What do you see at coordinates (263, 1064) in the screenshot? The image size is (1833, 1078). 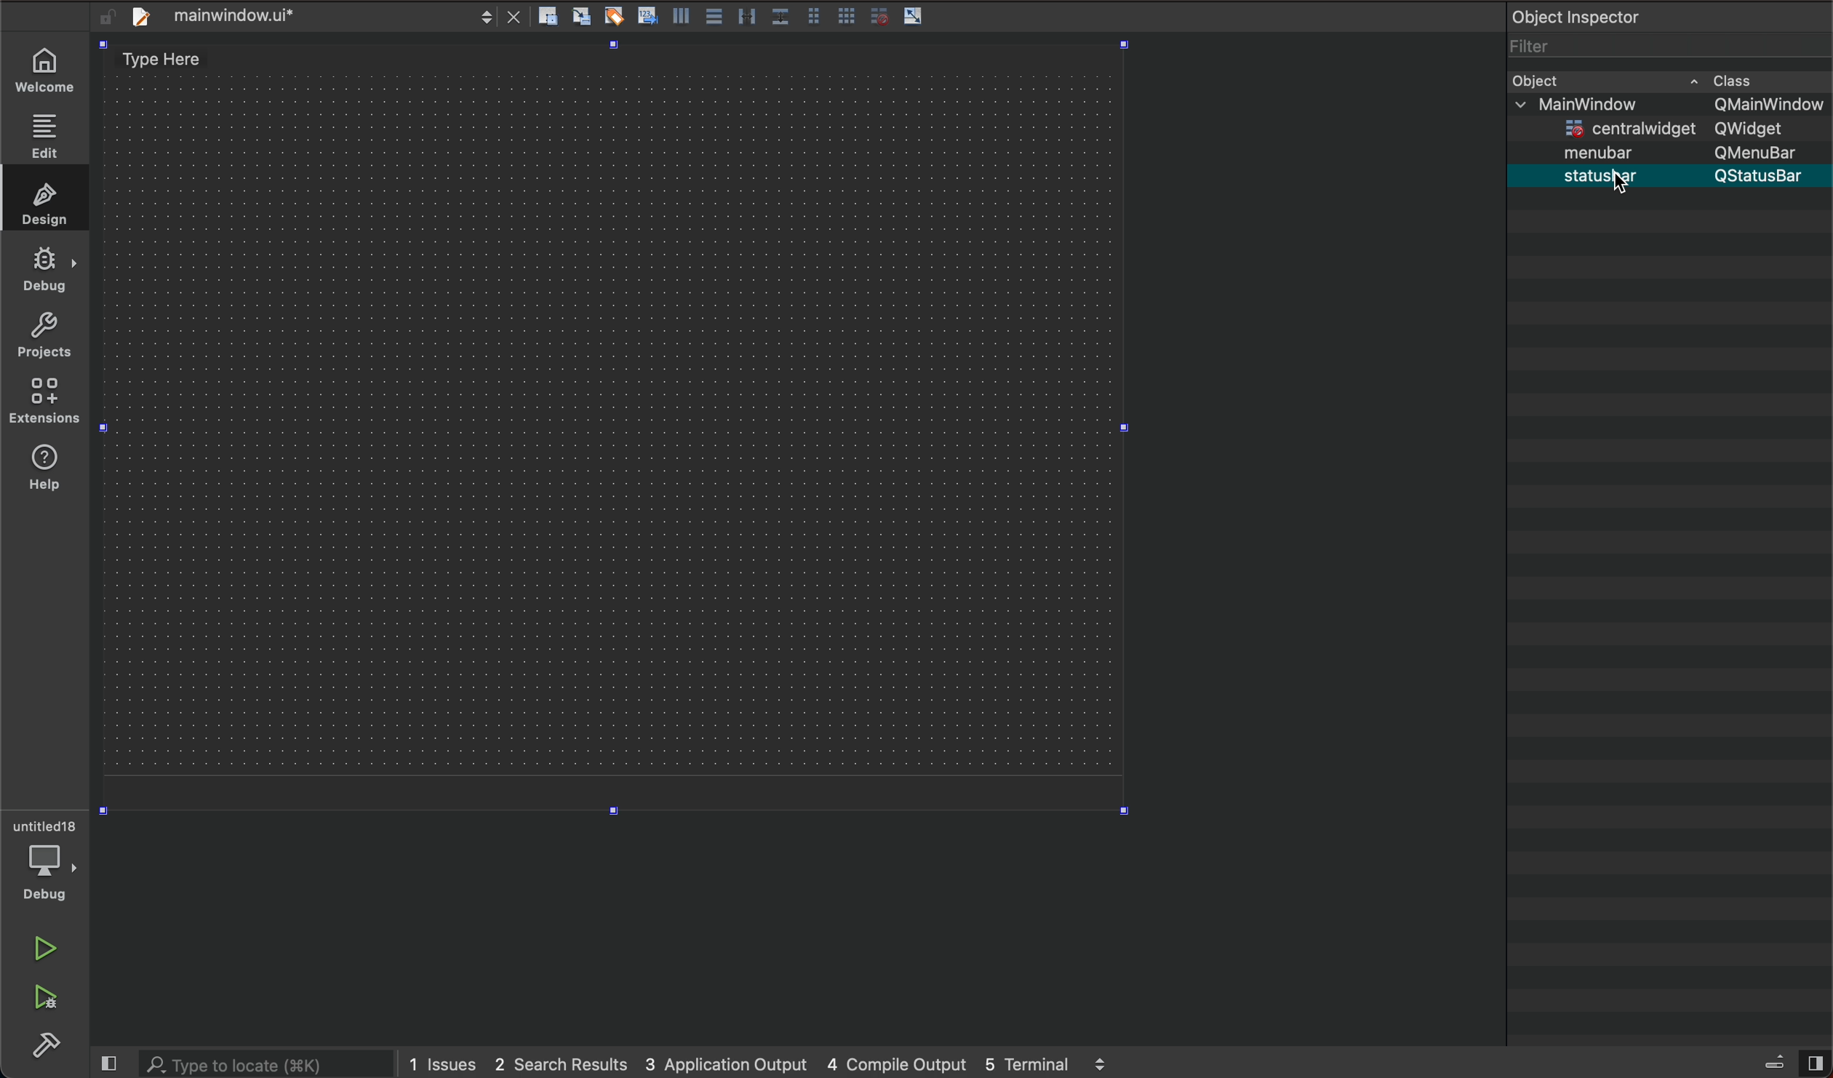 I see `search` at bounding box center [263, 1064].